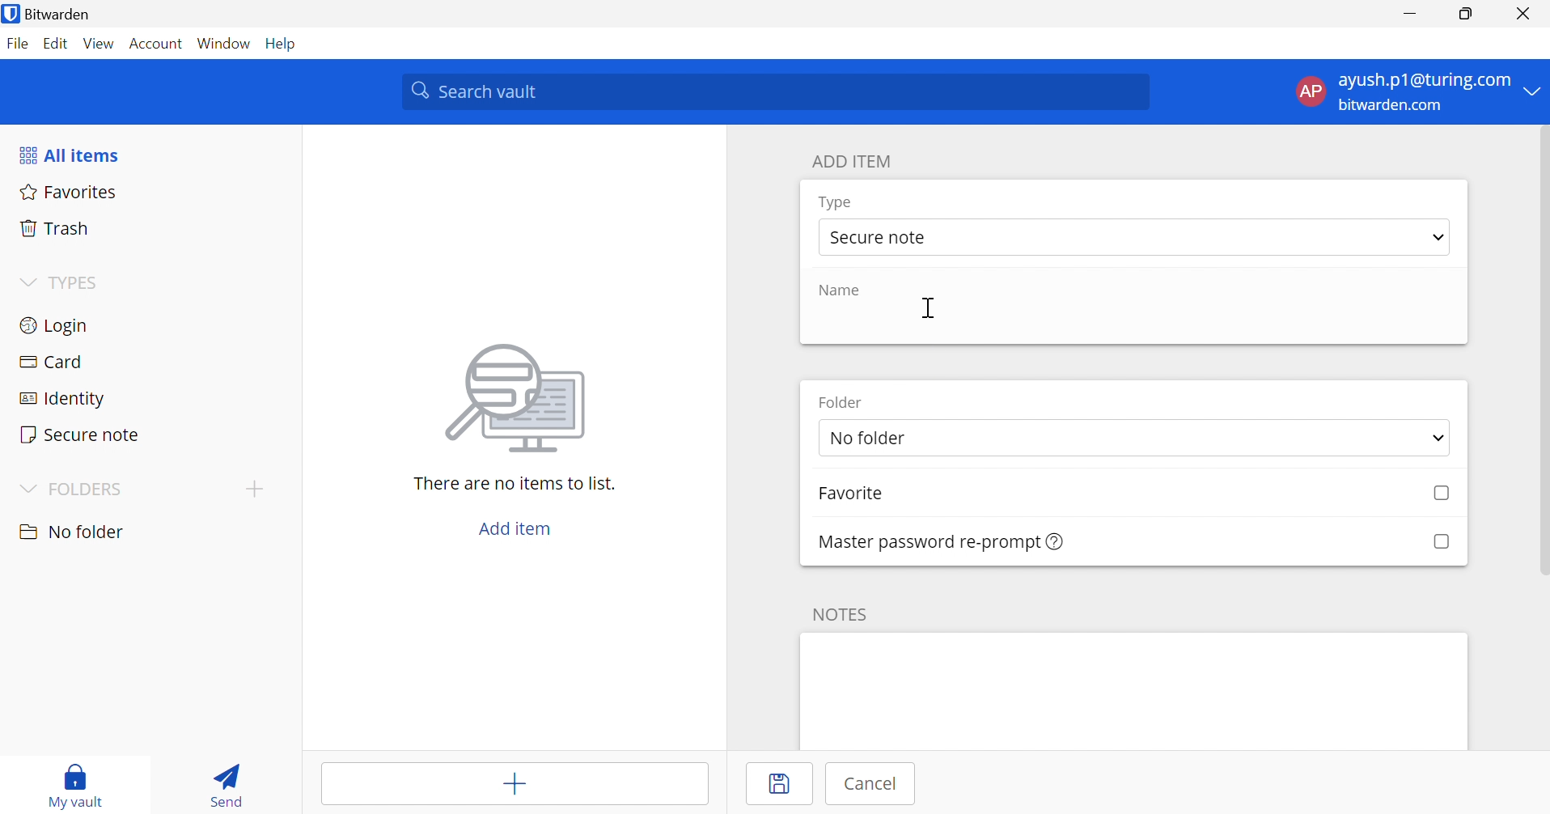  What do you see at coordinates (70, 193) in the screenshot?
I see `Favourites` at bounding box center [70, 193].